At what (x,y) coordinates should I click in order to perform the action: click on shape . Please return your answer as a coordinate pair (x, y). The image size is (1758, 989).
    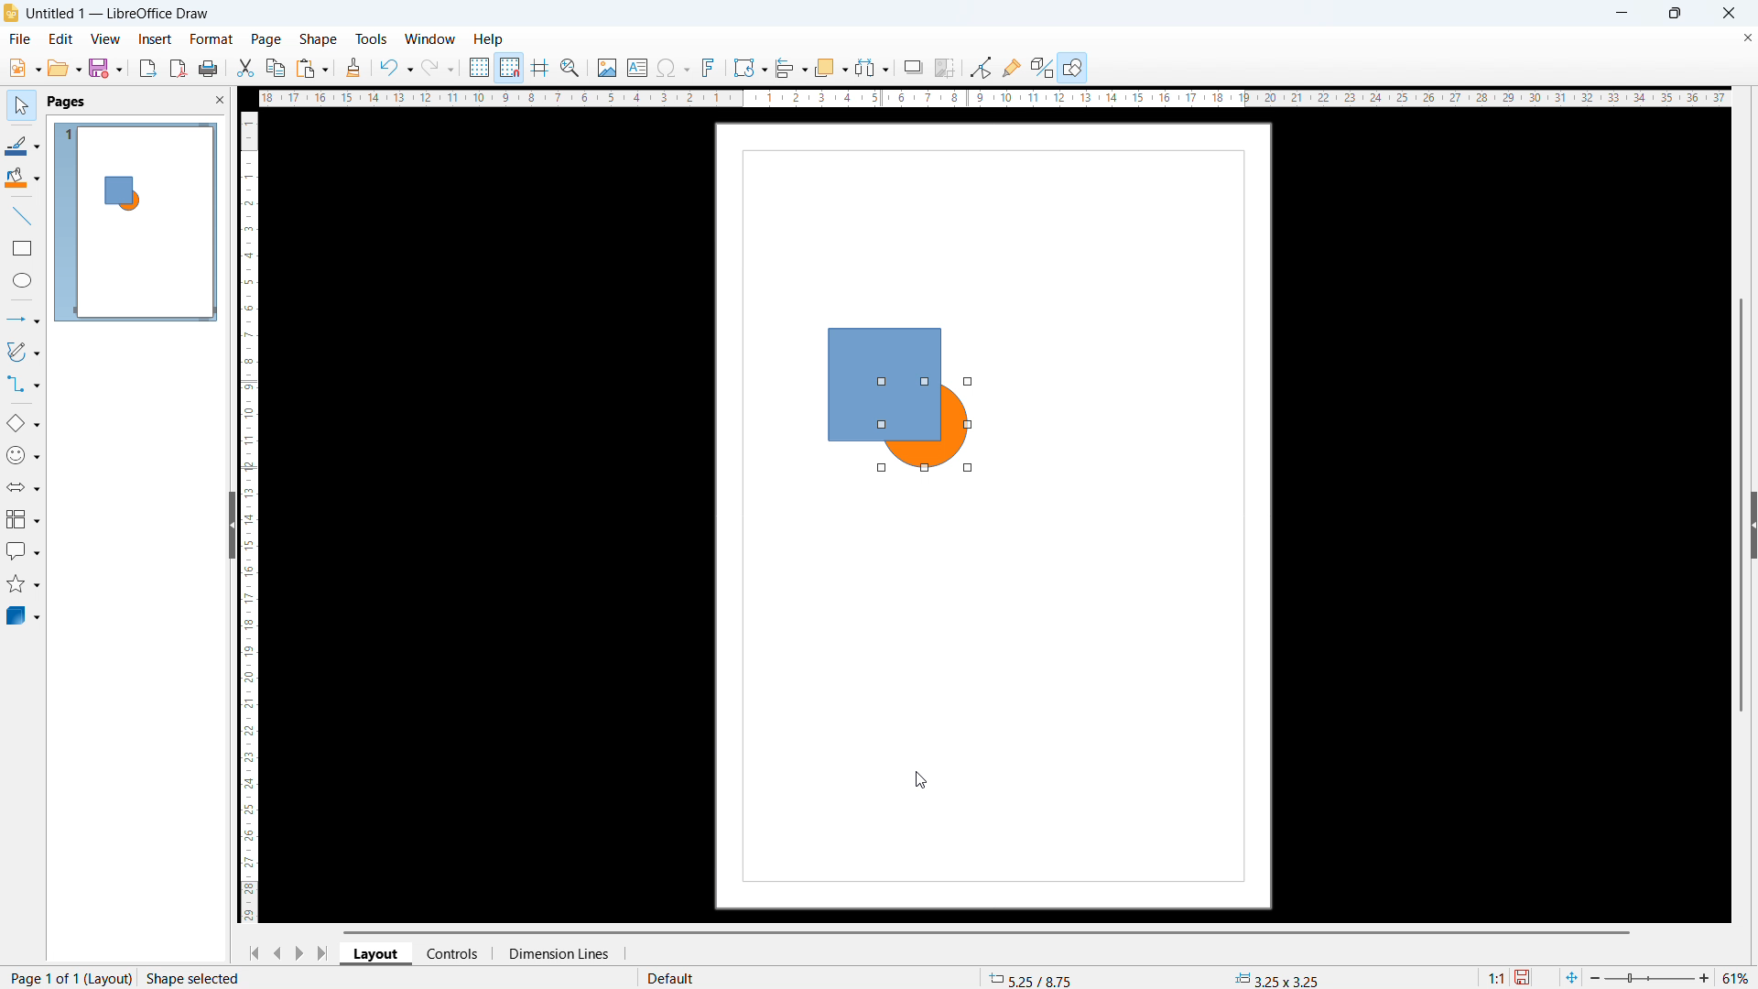
    Looking at the image, I should click on (317, 39).